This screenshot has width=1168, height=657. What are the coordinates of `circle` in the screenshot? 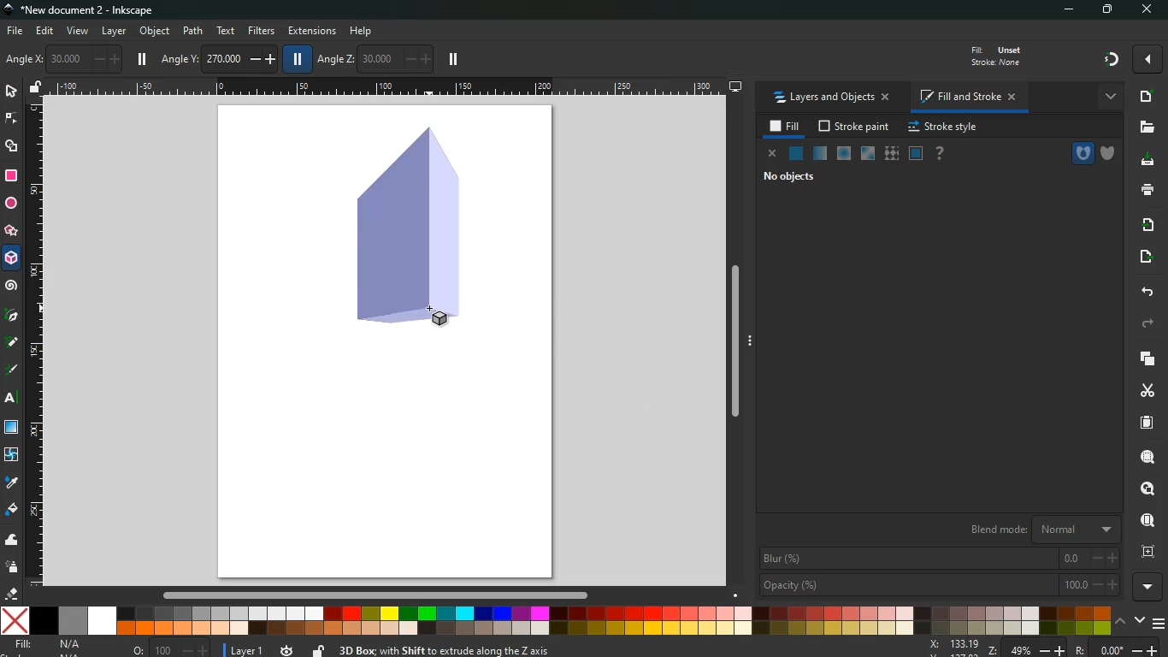 It's located at (11, 205).